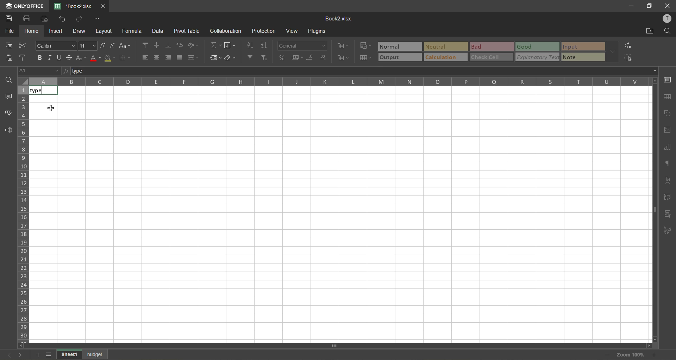 The image size is (676, 360). Describe the element at coordinates (325, 58) in the screenshot. I see `increase decimal` at that location.